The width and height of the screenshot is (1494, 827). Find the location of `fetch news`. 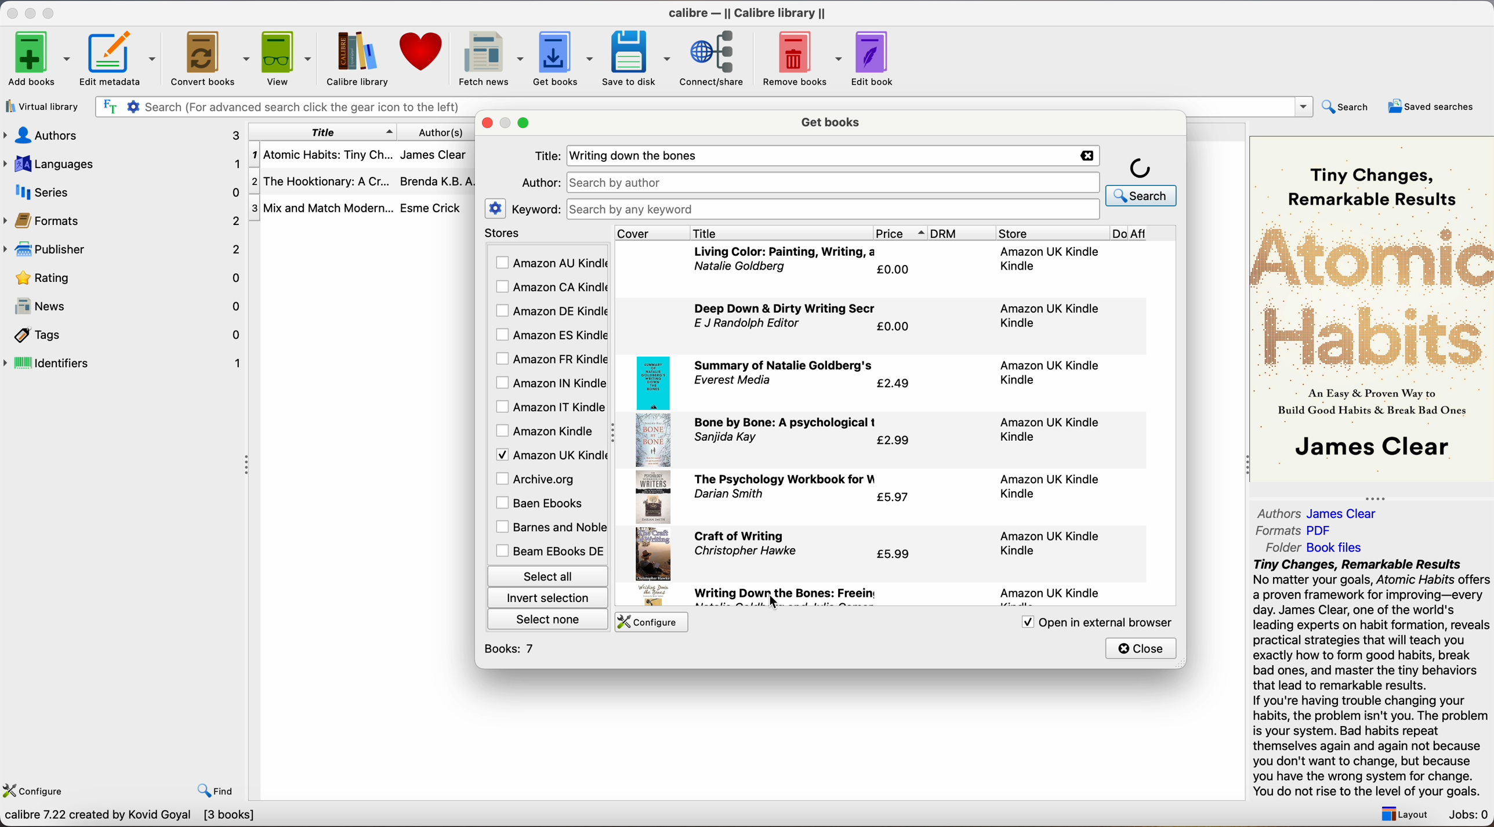

fetch news is located at coordinates (488, 59).